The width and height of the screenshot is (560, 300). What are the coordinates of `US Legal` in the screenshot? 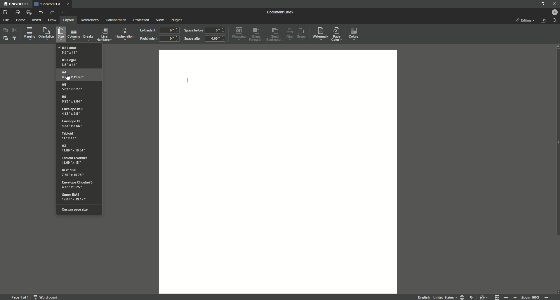 It's located at (70, 62).